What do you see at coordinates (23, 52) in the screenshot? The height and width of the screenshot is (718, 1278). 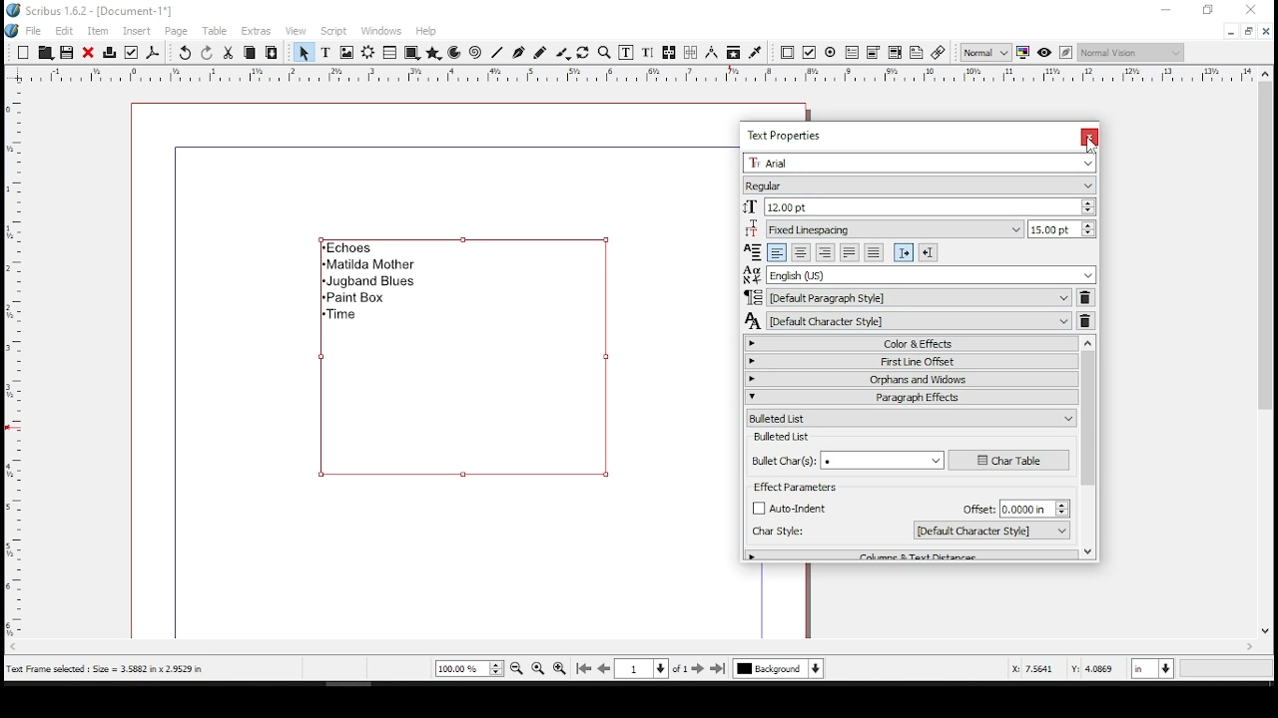 I see `new` at bounding box center [23, 52].